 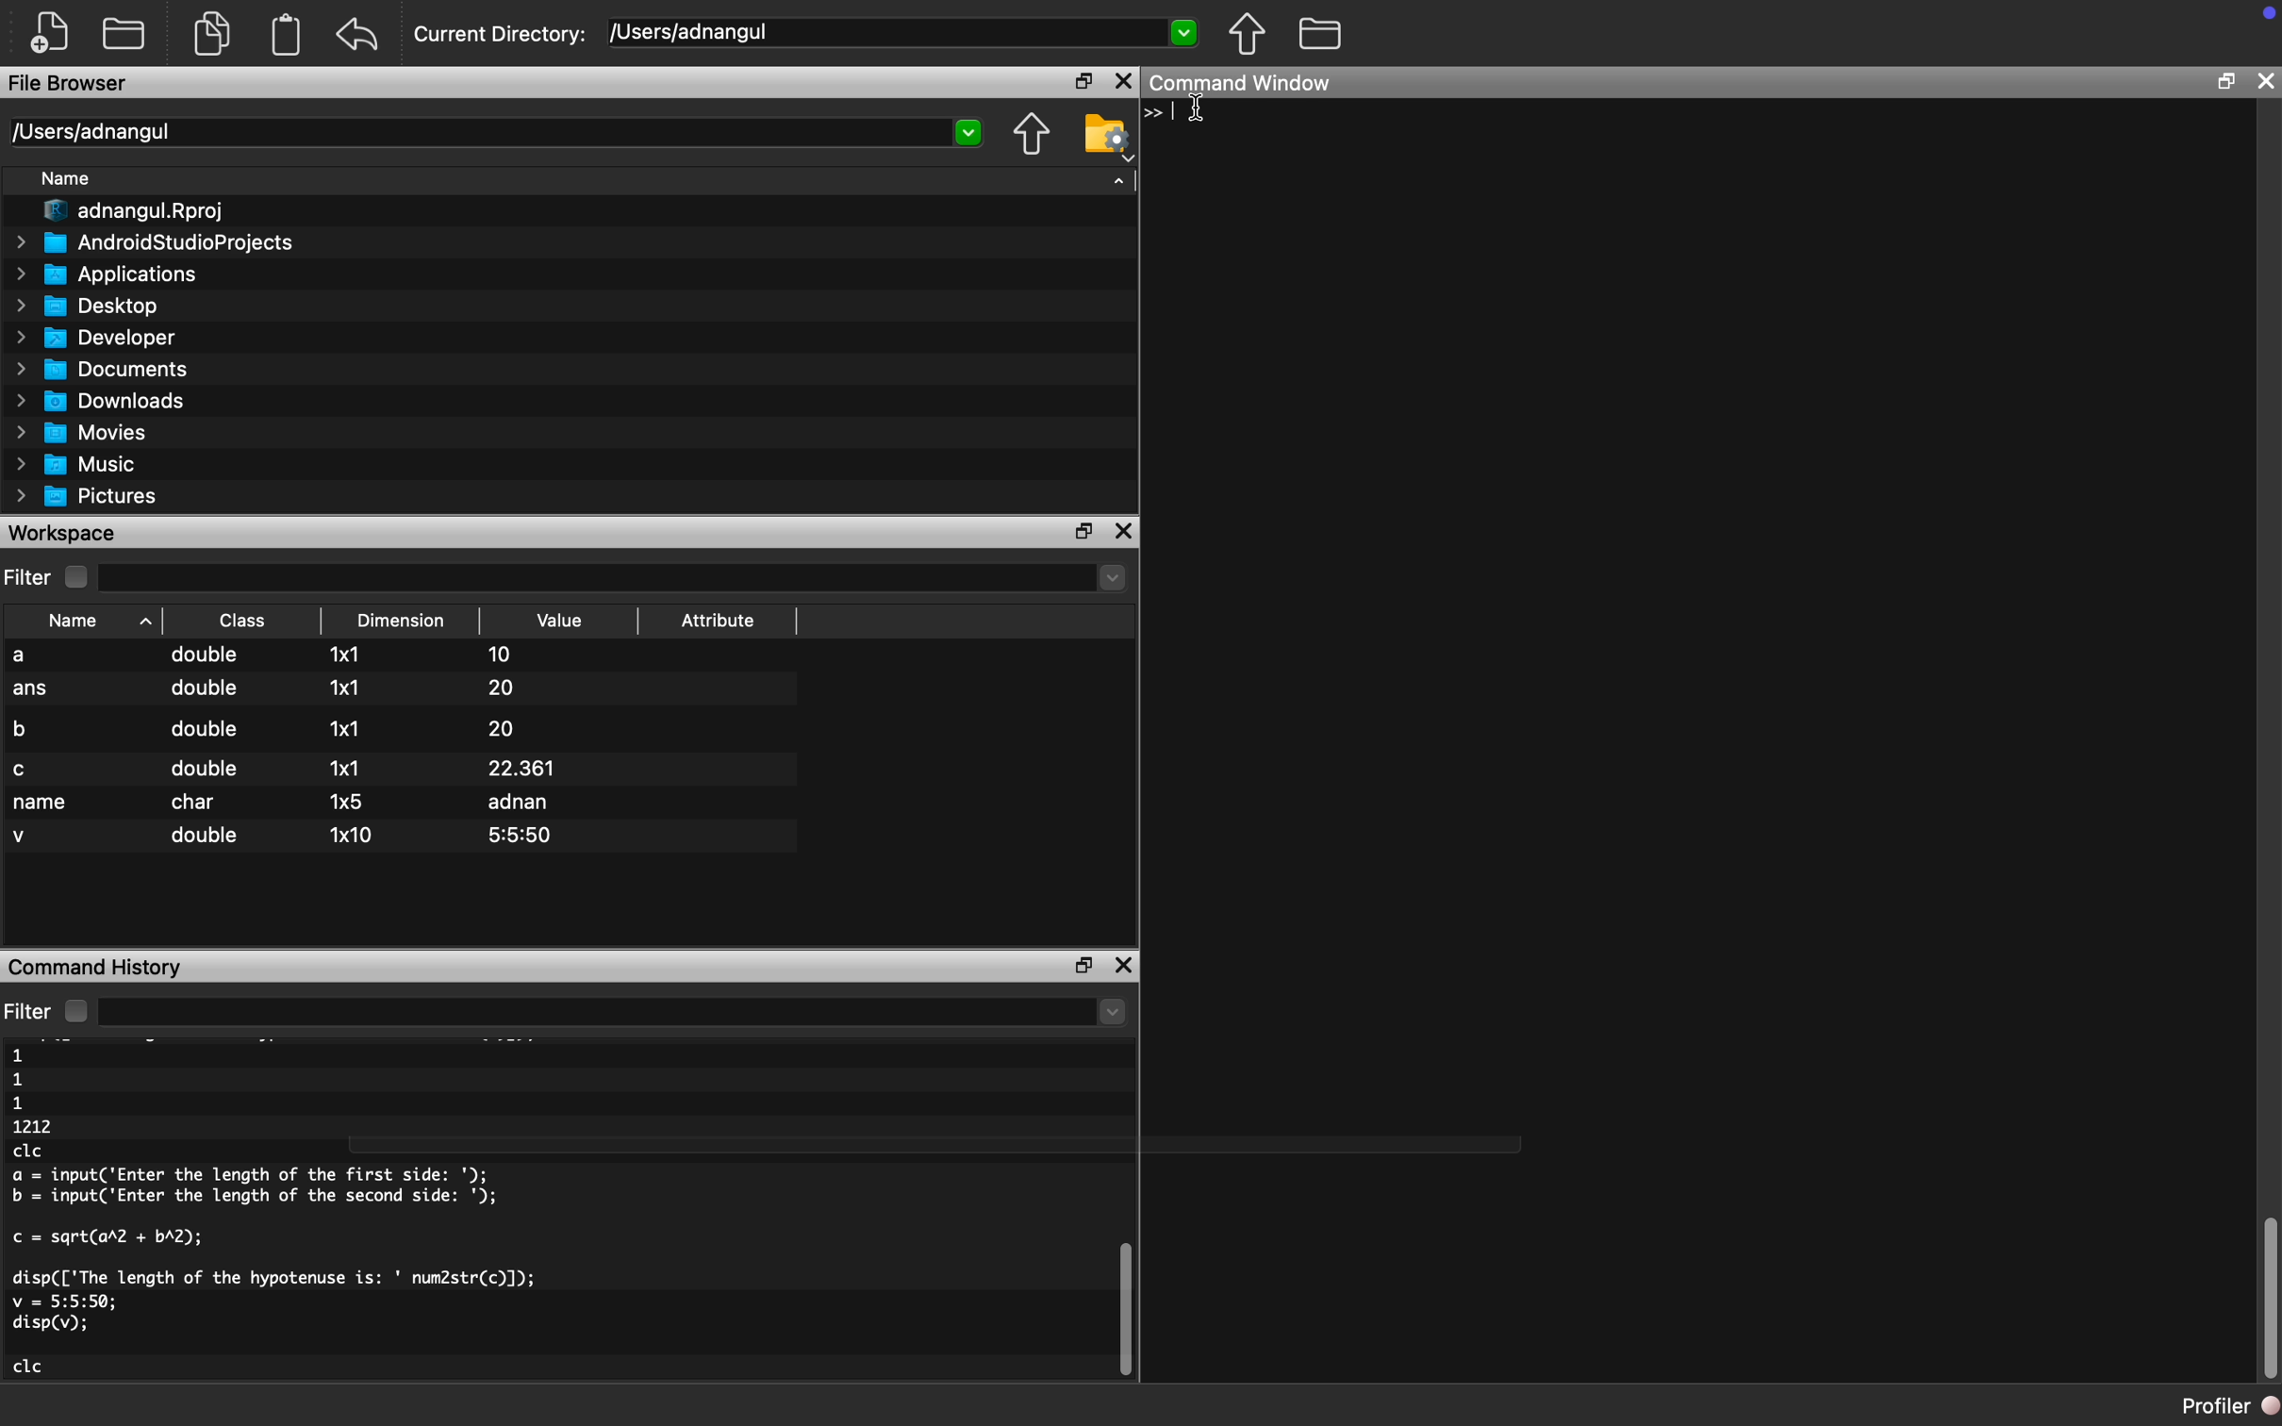 I want to click on New folder, so click(x=123, y=32).